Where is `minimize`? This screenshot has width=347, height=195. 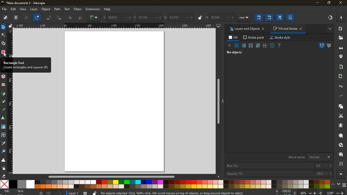 minimize is located at coordinates (317, 3).